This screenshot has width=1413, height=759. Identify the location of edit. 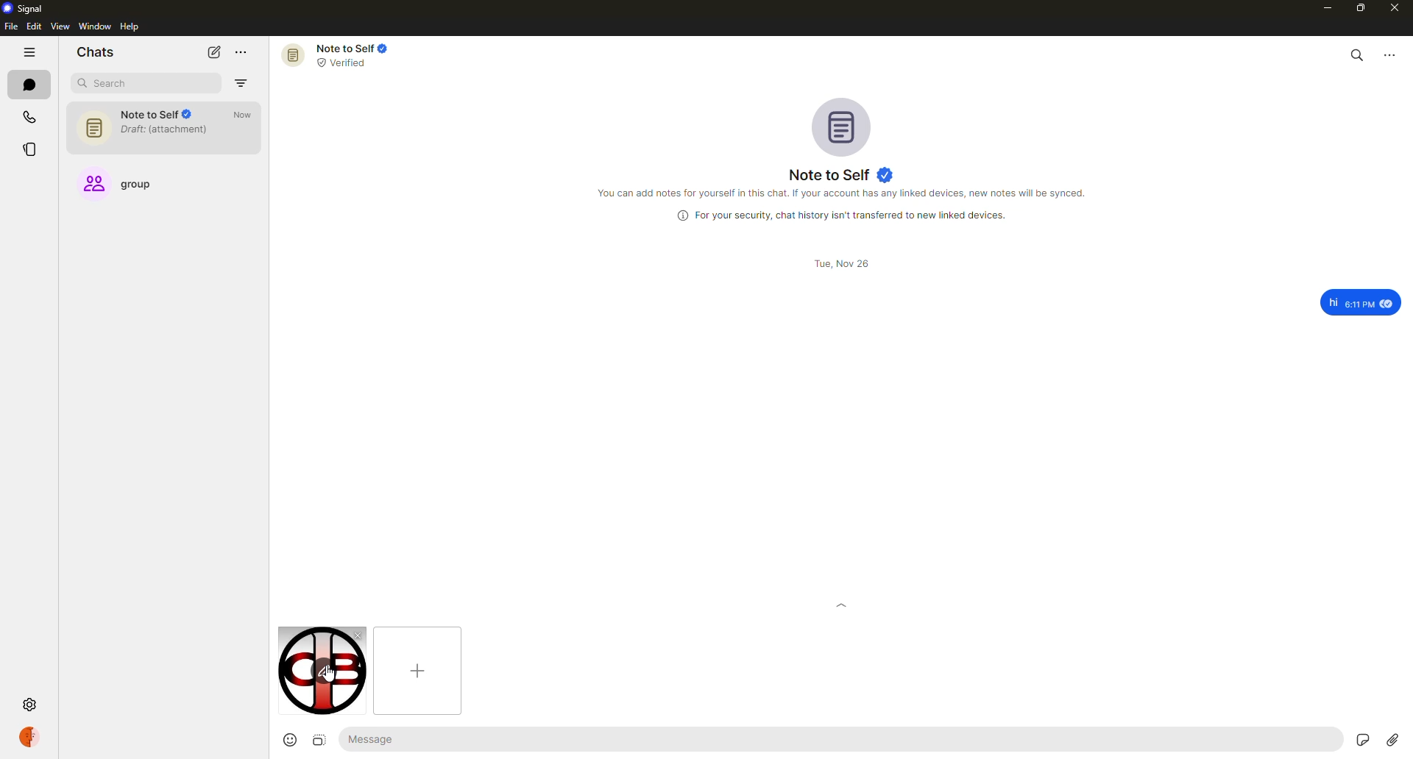
(34, 26).